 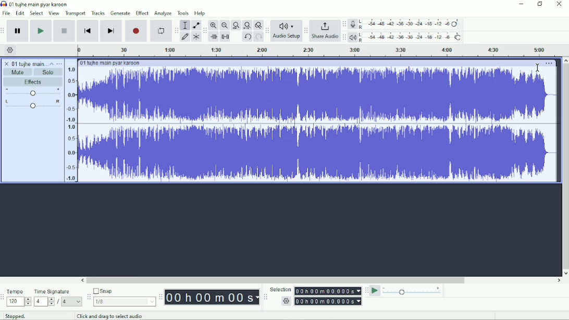 What do you see at coordinates (267, 31) in the screenshot?
I see `Audacity audio setup toolbar` at bounding box center [267, 31].